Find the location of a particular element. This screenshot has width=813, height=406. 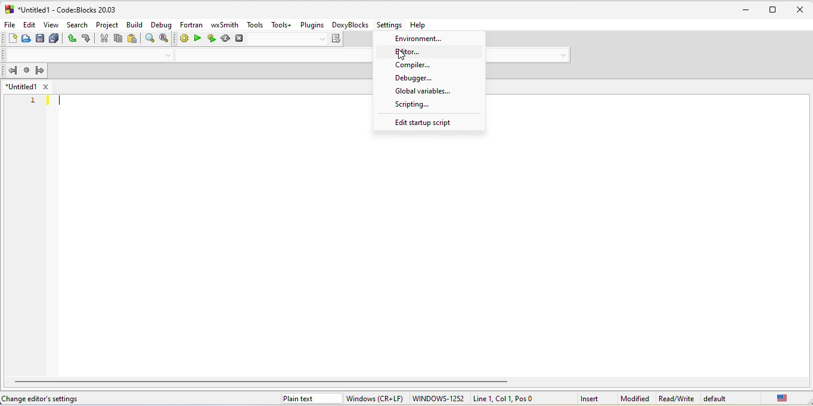

open is located at coordinates (26, 39).